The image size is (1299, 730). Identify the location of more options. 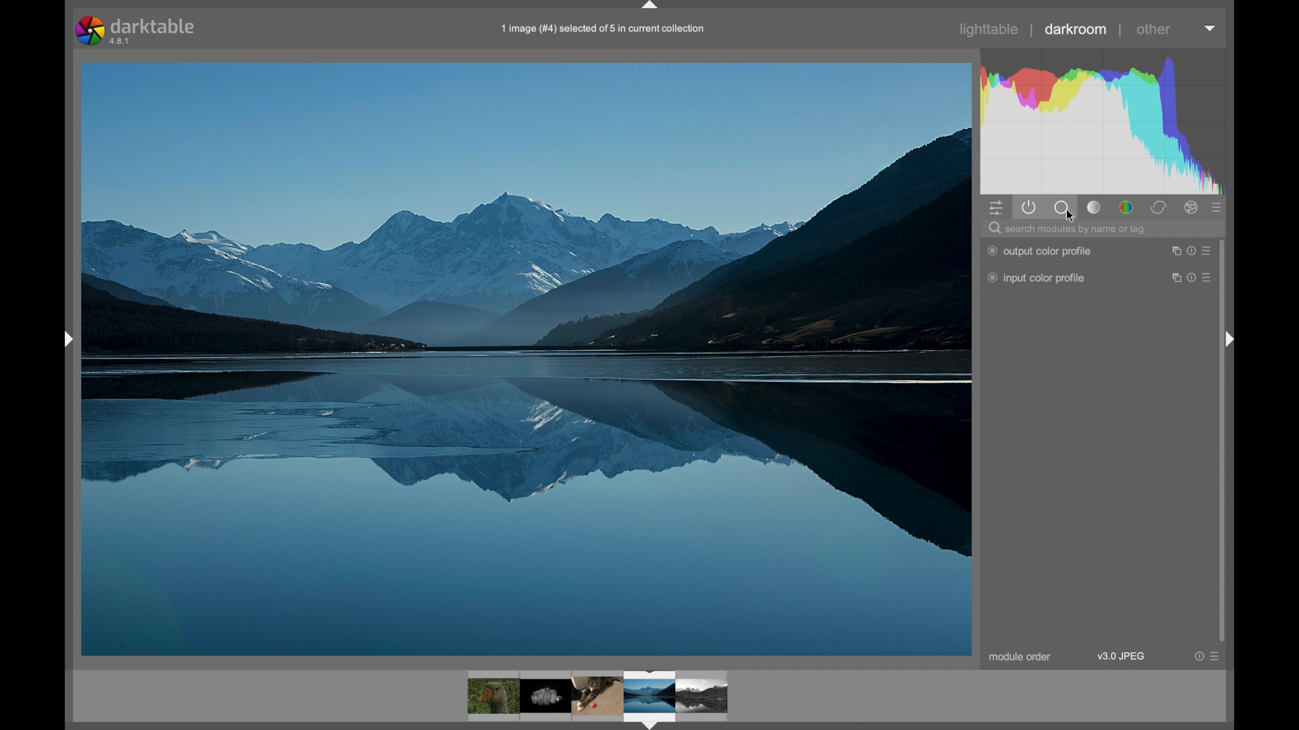
(1193, 278).